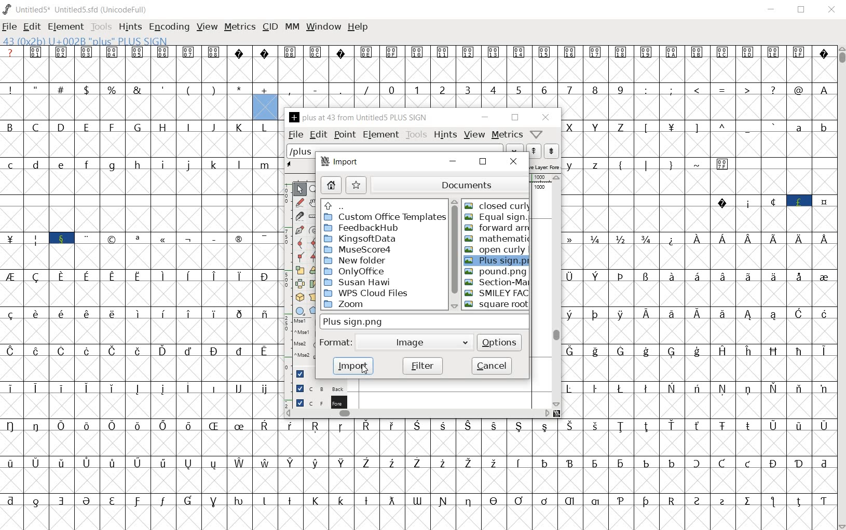 The width and height of the screenshot is (846, 530). I want to click on OnlyOffice, so click(355, 271).